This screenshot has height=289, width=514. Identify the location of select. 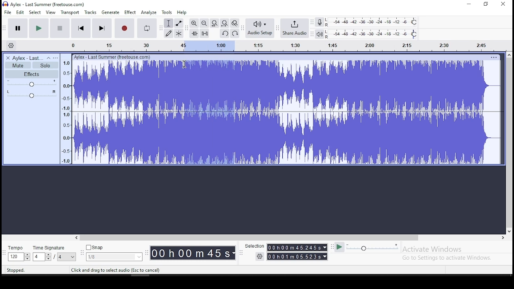
(35, 12).